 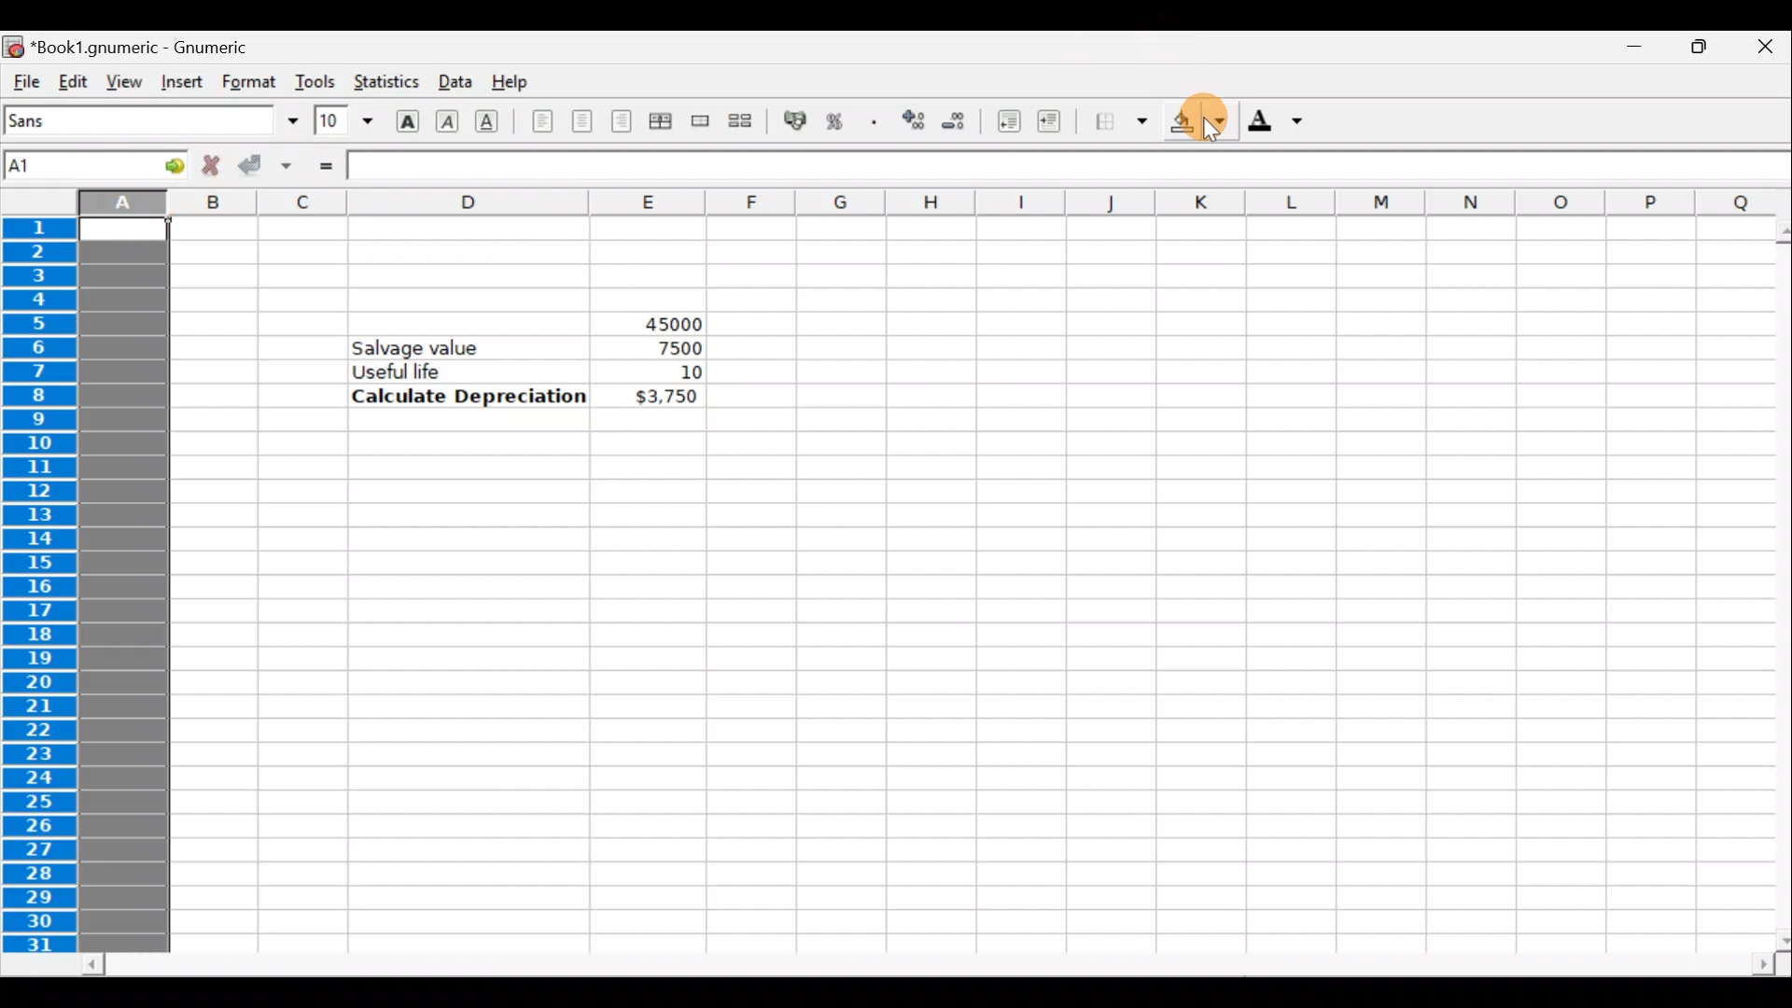 What do you see at coordinates (665, 398) in the screenshot?
I see `$3,750` at bounding box center [665, 398].